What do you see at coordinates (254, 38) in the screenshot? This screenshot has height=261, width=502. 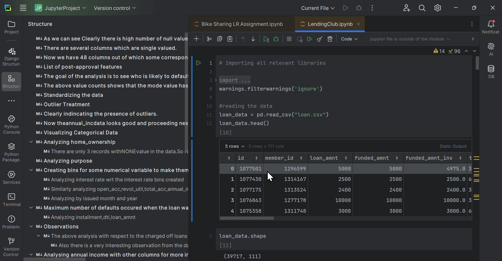 I see `Move down` at bounding box center [254, 38].